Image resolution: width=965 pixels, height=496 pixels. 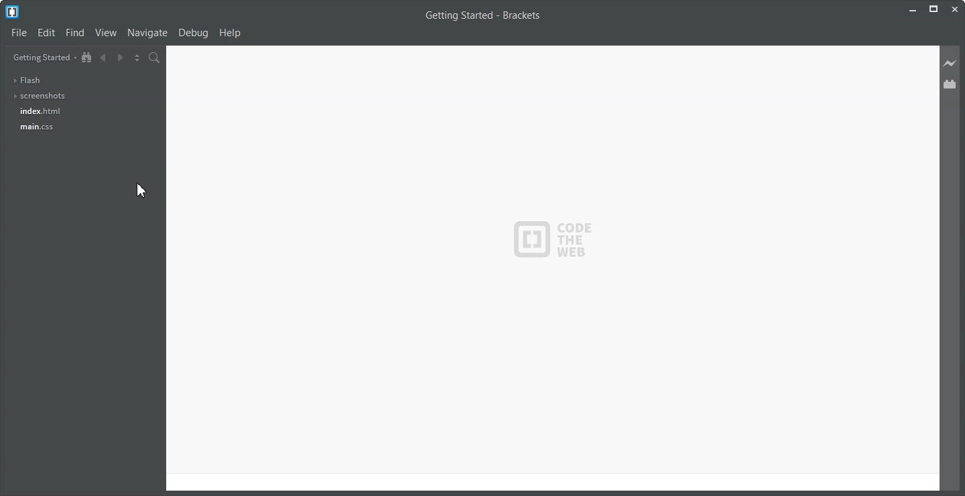 What do you see at coordinates (40, 111) in the screenshot?
I see `index.html` at bounding box center [40, 111].